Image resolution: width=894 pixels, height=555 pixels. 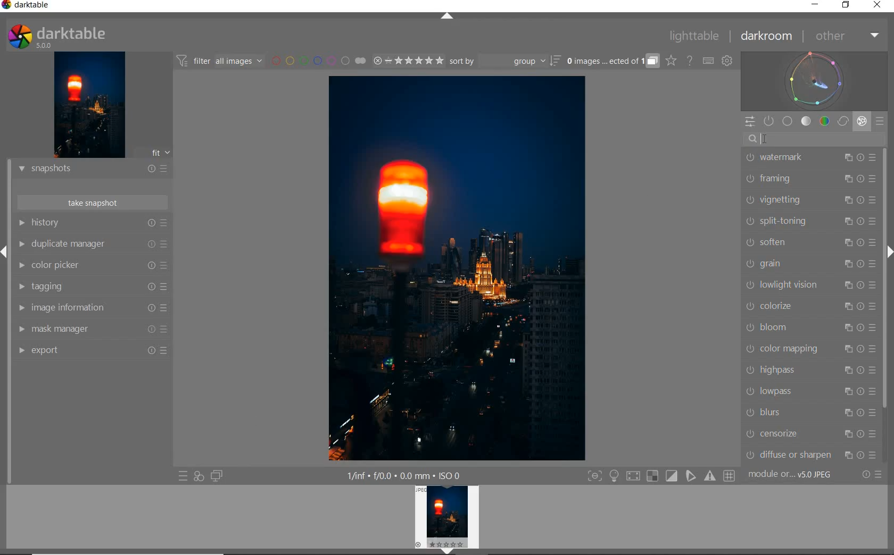 What do you see at coordinates (167, 267) in the screenshot?
I see `Preset and reset` at bounding box center [167, 267].